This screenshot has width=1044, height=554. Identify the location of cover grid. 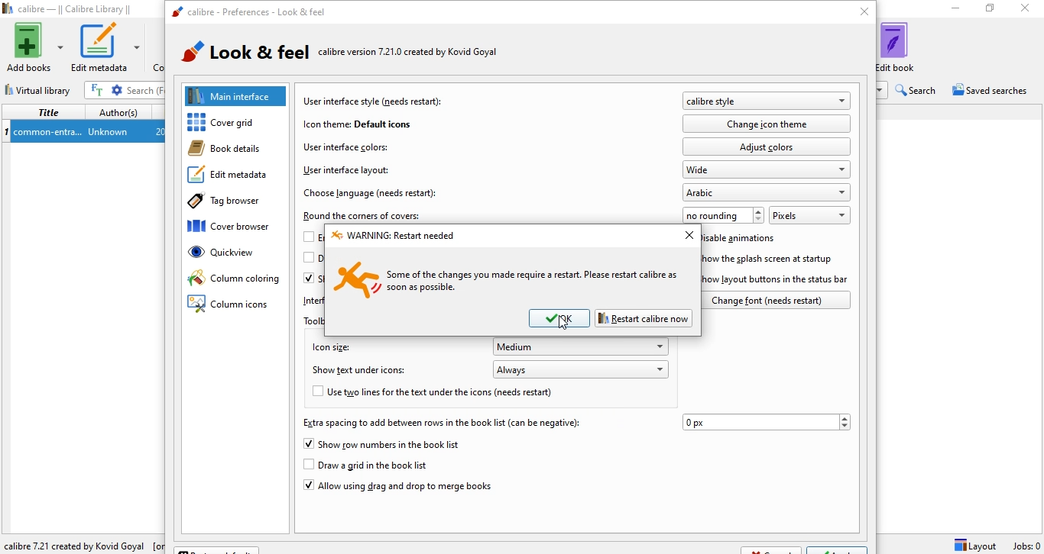
(239, 123).